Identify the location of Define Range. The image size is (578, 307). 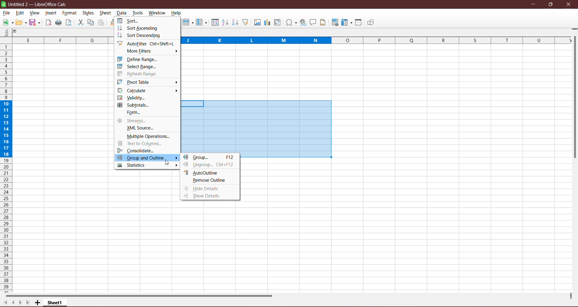
(139, 59).